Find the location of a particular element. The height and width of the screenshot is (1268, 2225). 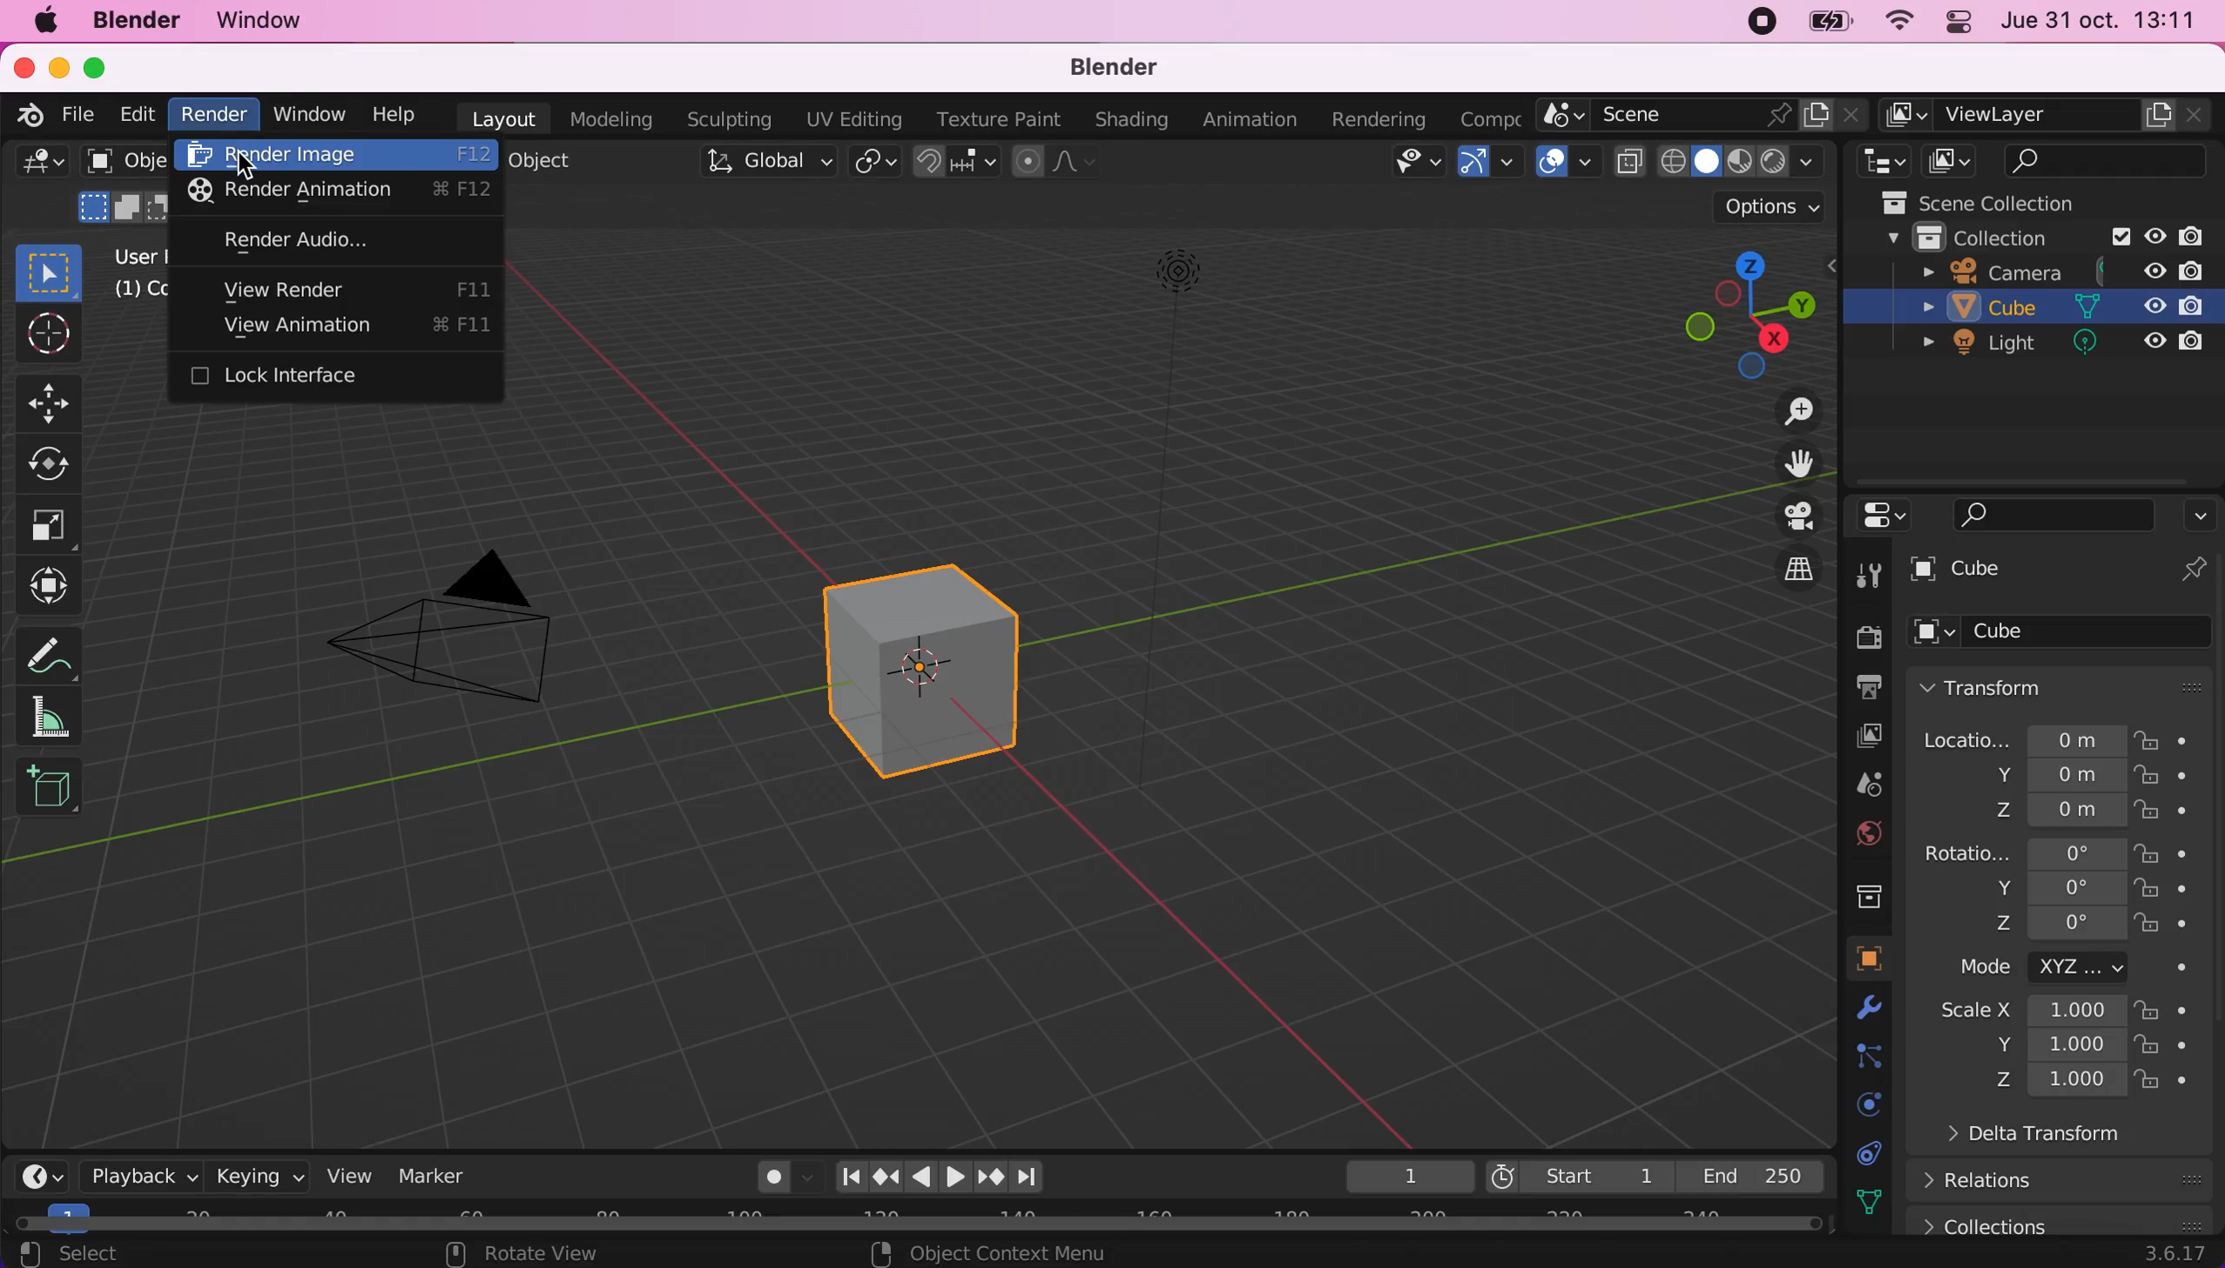

layout is located at coordinates (505, 119).